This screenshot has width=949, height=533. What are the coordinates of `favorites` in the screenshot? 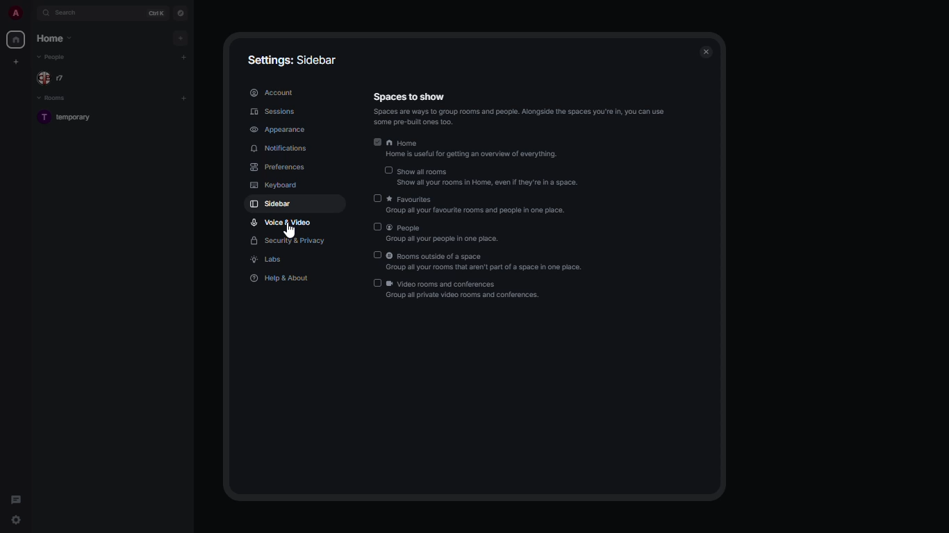 It's located at (480, 207).